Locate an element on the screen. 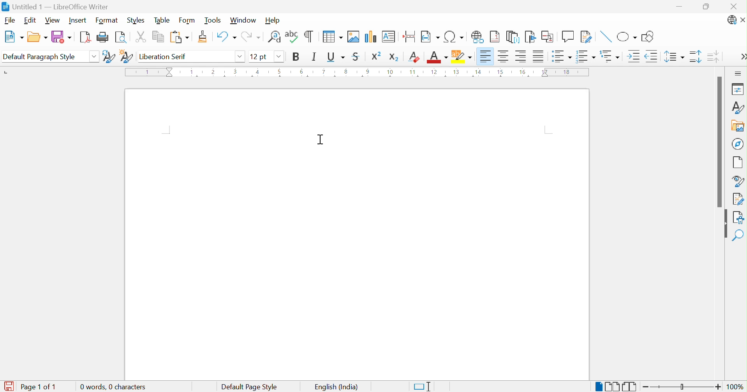  Align center is located at coordinates (504, 58).